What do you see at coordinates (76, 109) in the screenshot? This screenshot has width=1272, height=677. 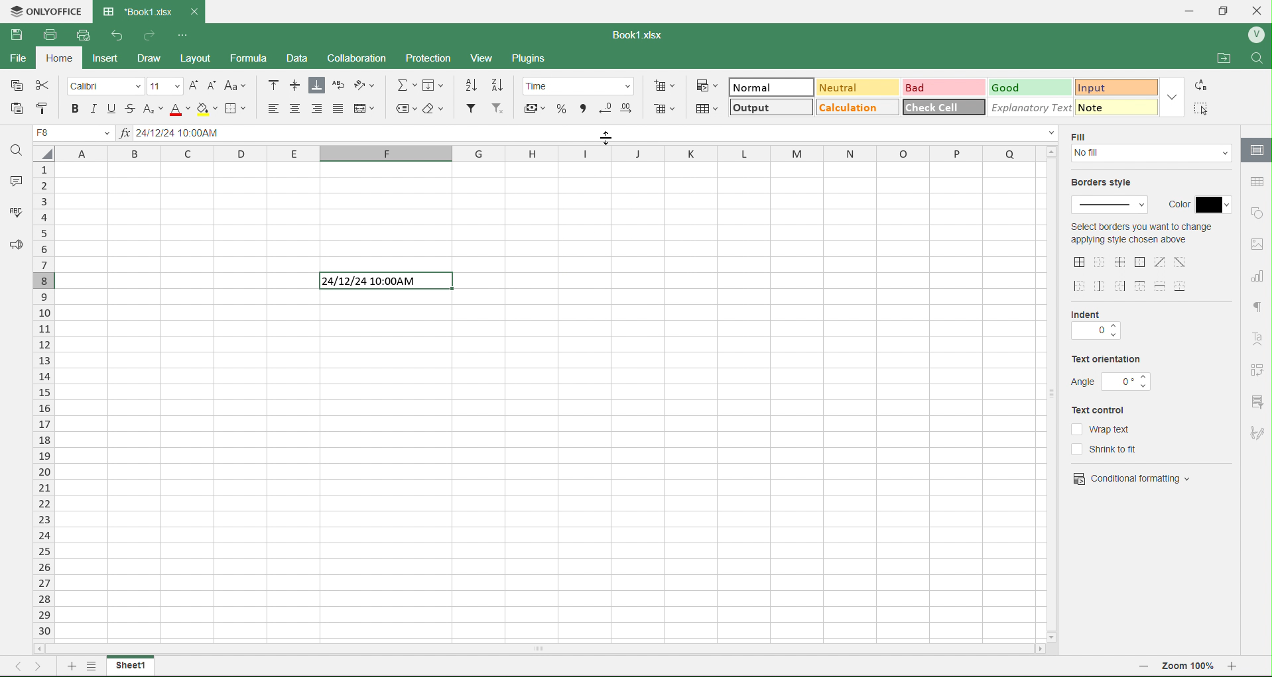 I see `Bold` at bounding box center [76, 109].